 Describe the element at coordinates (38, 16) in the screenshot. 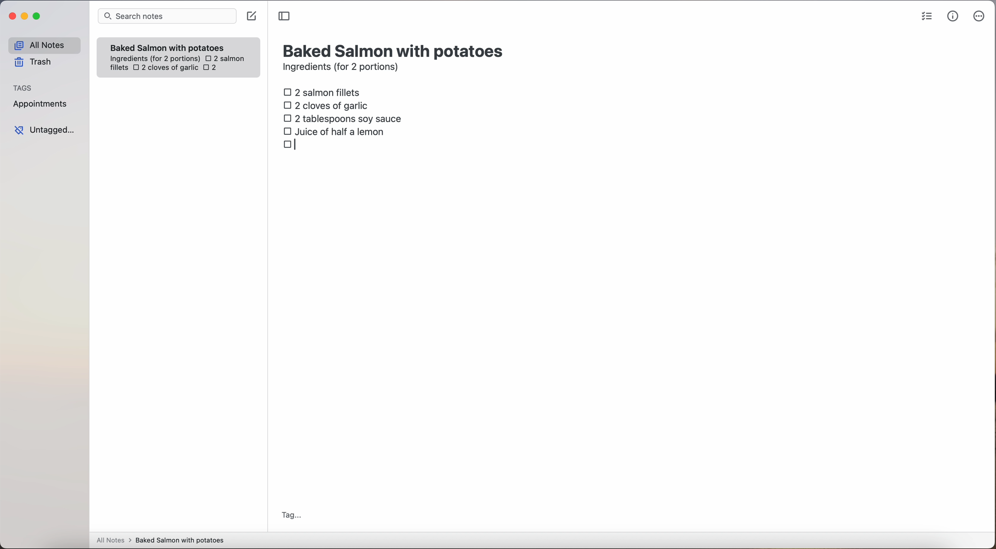

I see `maximize` at that location.